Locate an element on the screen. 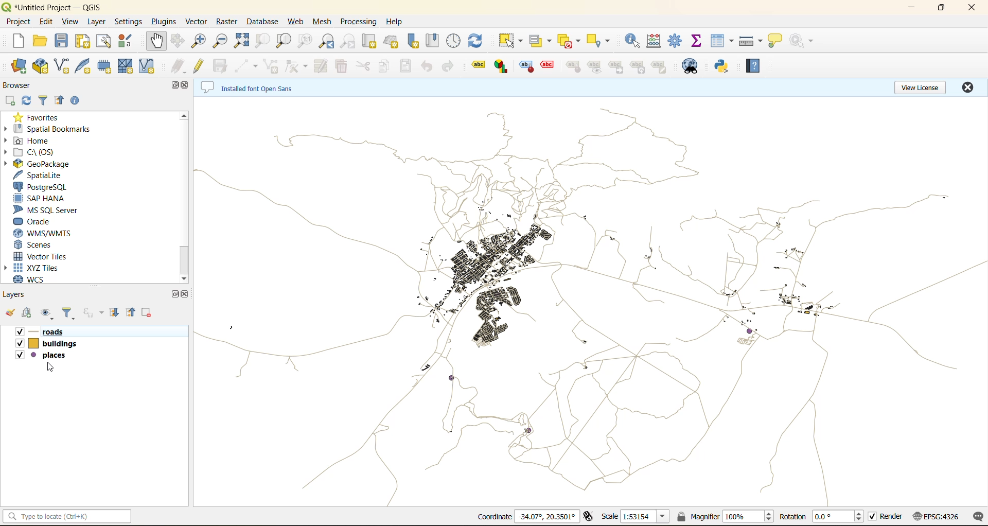  new geopackage is located at coordinates (40, 66).